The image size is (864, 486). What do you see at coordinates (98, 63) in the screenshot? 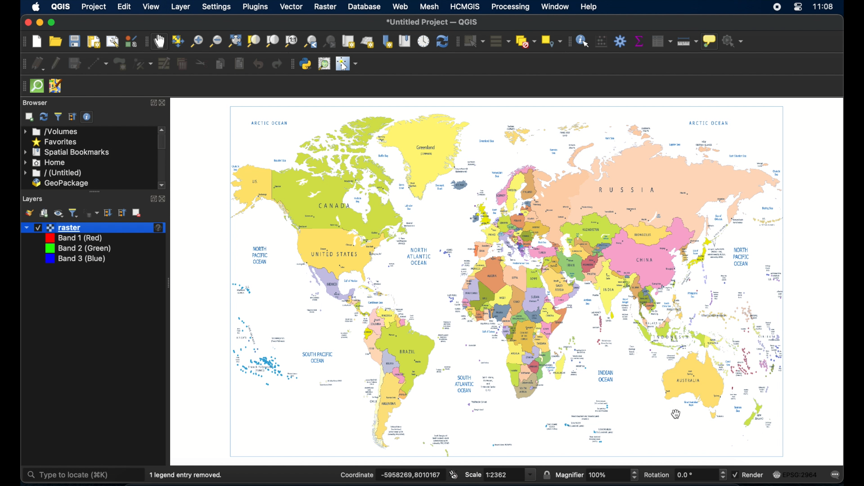
I see `digitize with segment` at bounding box center [98, 63].